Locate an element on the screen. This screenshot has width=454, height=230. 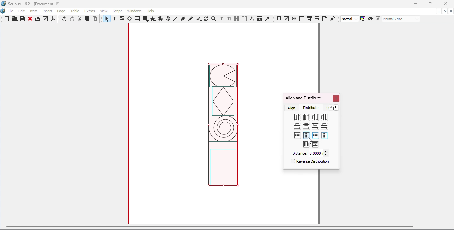
Preview mode is located at coordinates (371, 19).